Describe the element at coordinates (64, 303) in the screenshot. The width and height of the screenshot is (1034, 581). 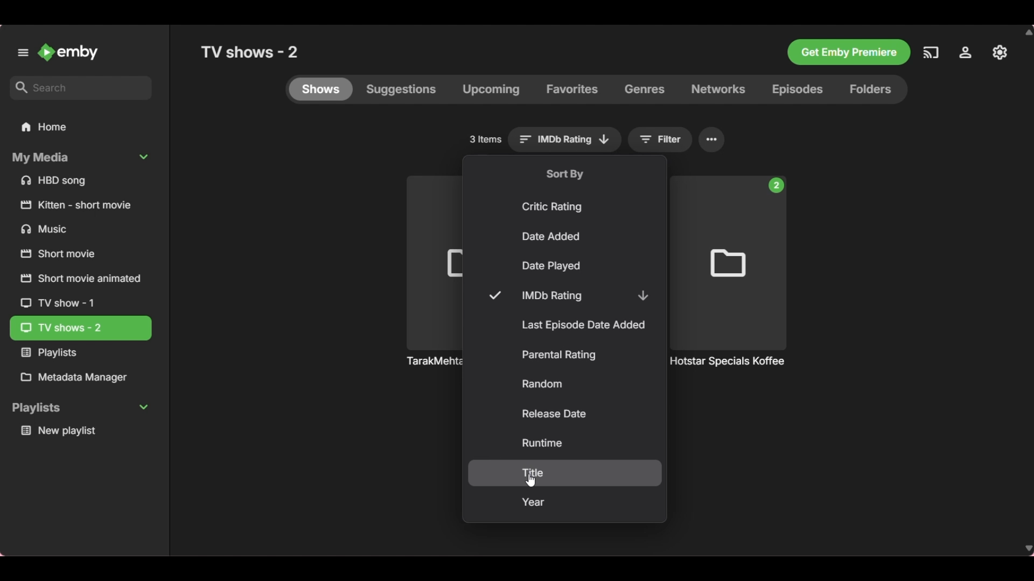
I see `` at that location.